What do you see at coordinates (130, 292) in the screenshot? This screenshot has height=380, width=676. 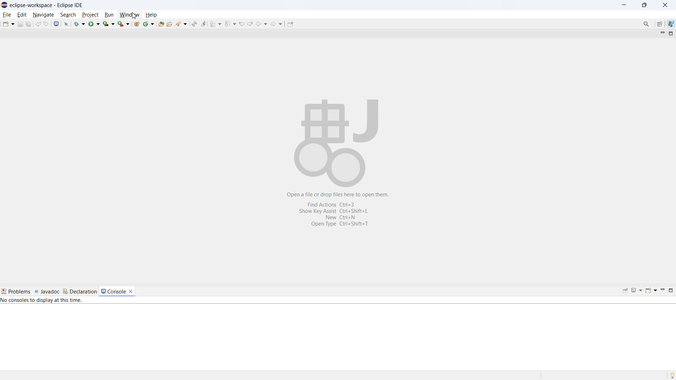 I see `close console` at bounding box center [130, 292].